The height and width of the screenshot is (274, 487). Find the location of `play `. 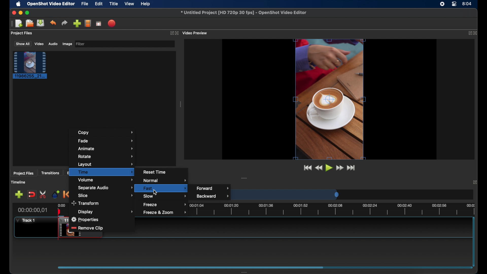

play  is located at coordinates (328, 168).